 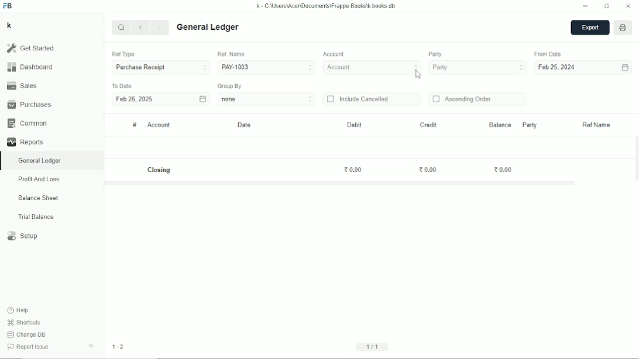 I want to click on Closing, so click(x=160, y=170).